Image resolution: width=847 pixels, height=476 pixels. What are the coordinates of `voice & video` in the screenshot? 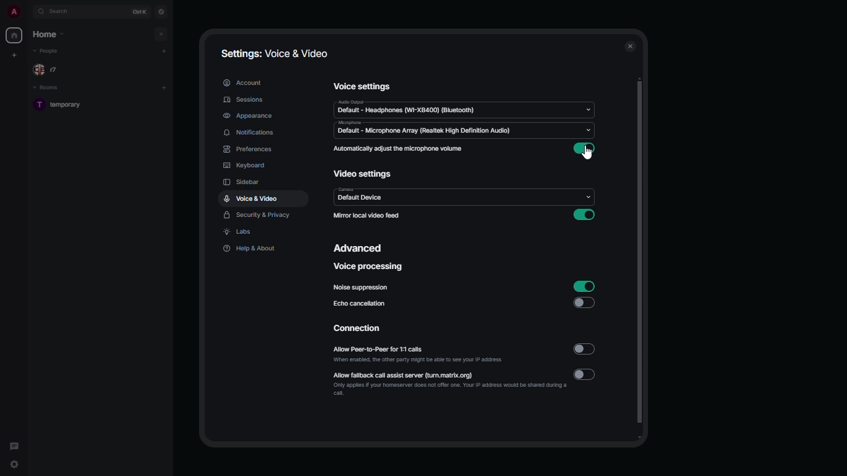 It's located at (251, 198).